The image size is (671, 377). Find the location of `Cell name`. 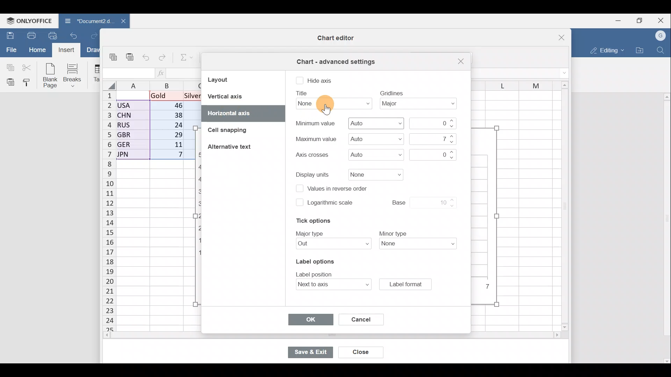

Cell name is located at coordinates (128, 71).